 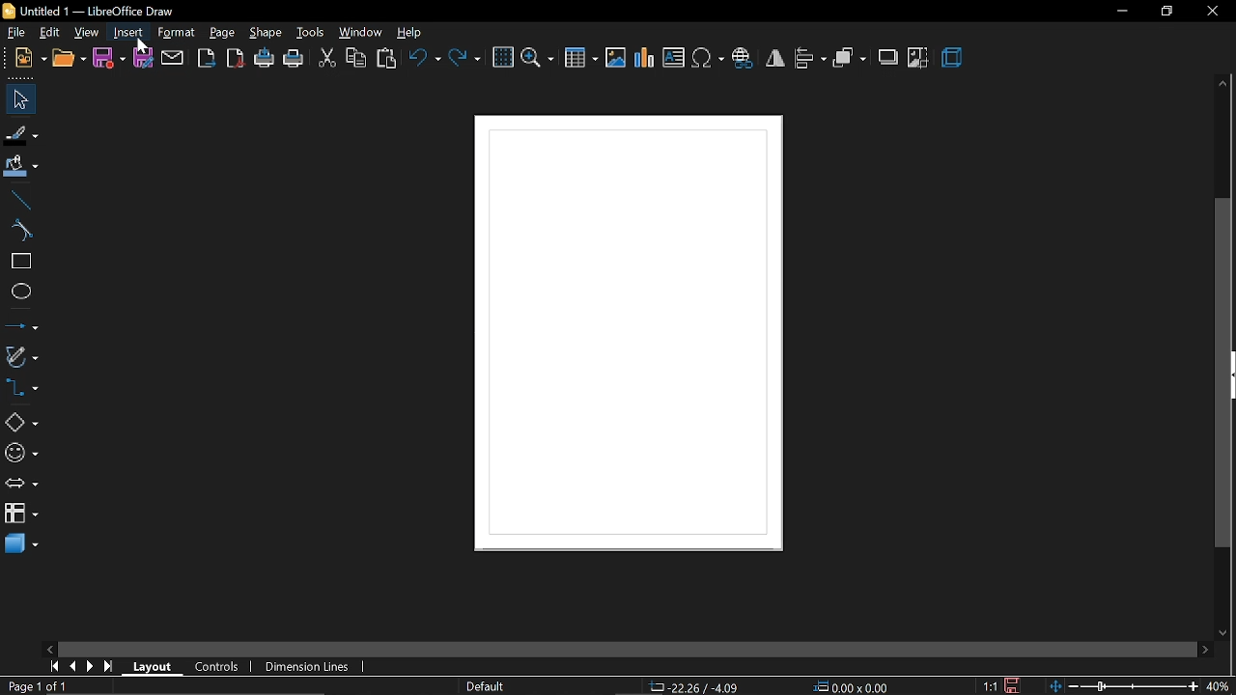 I want to click on insert image, so click(x=616, y=58).